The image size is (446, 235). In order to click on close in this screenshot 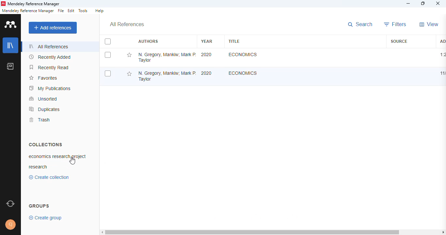, I will do `click(438, 4)`.